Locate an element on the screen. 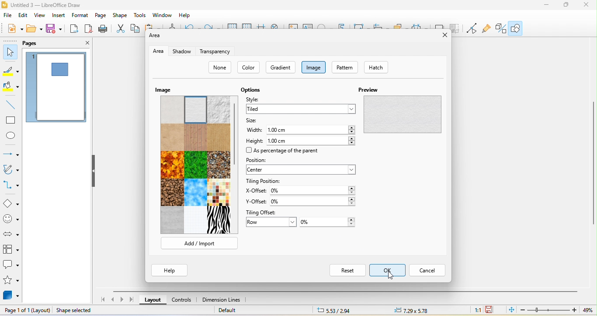  image is located at coordinates (294, 27).